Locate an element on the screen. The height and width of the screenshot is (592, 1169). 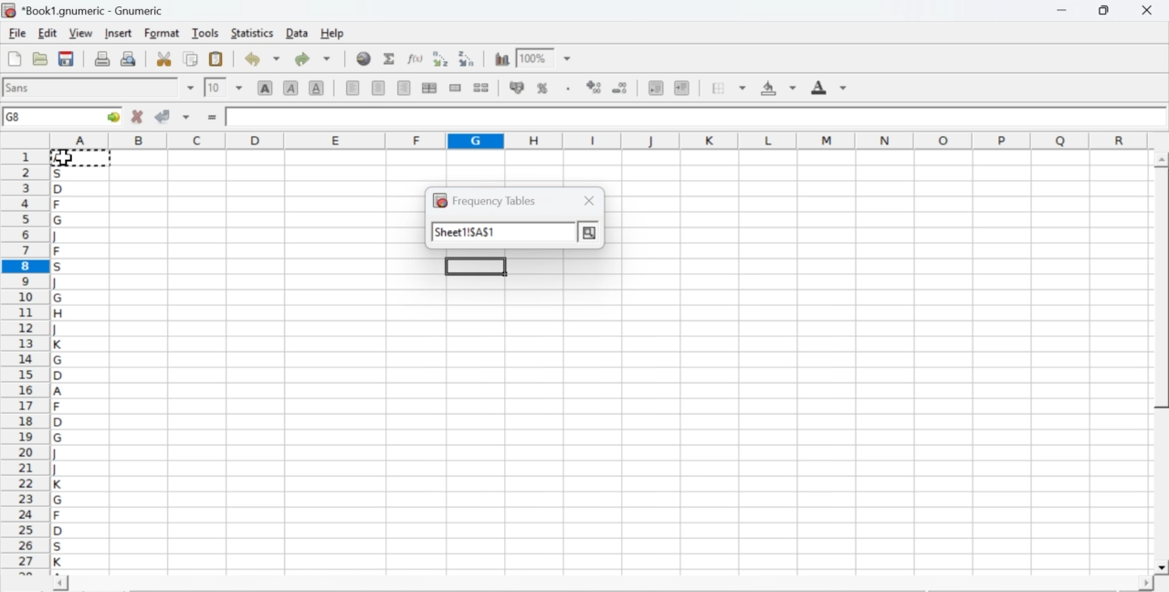
italic is located at coordinates (292, 87).